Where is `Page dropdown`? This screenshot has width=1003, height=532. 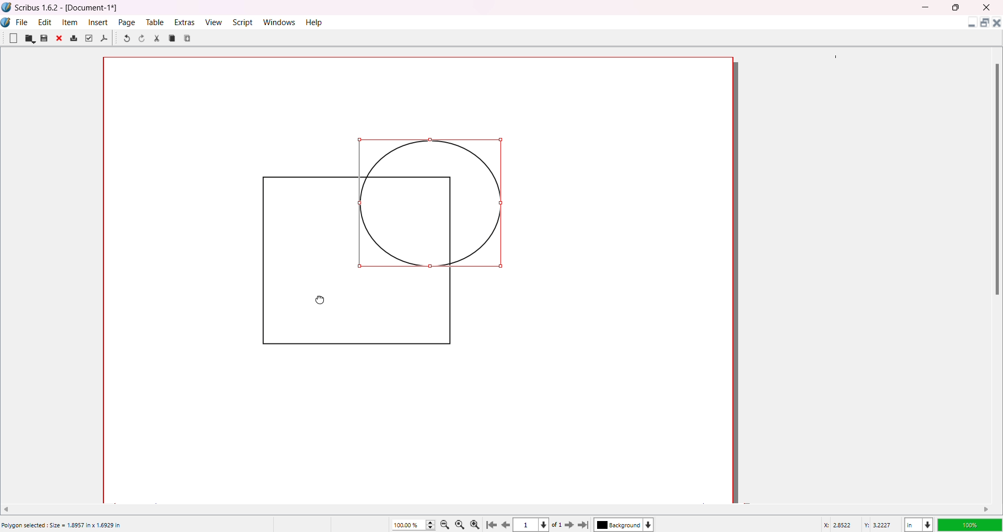
Page dropdown is located at coordinates (548, 524).